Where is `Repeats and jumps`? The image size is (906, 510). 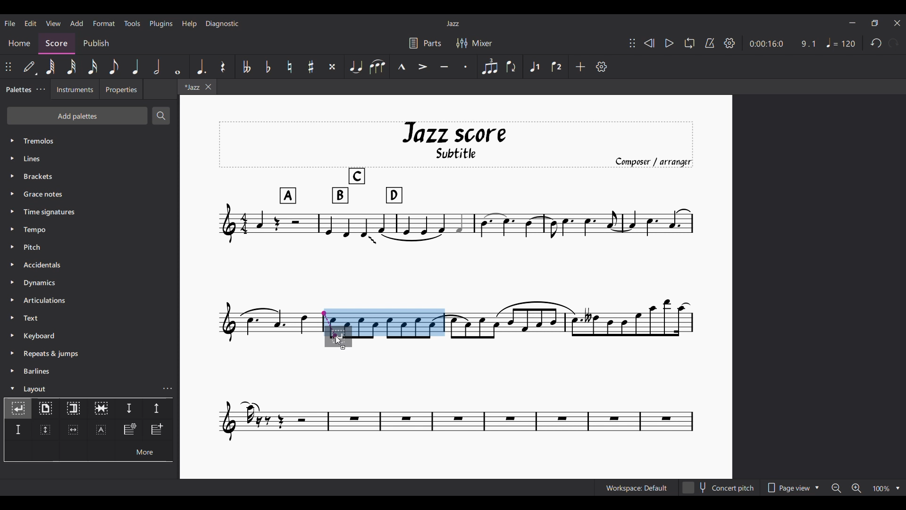 Repeats and jumps is located at coordinates (90, 354).